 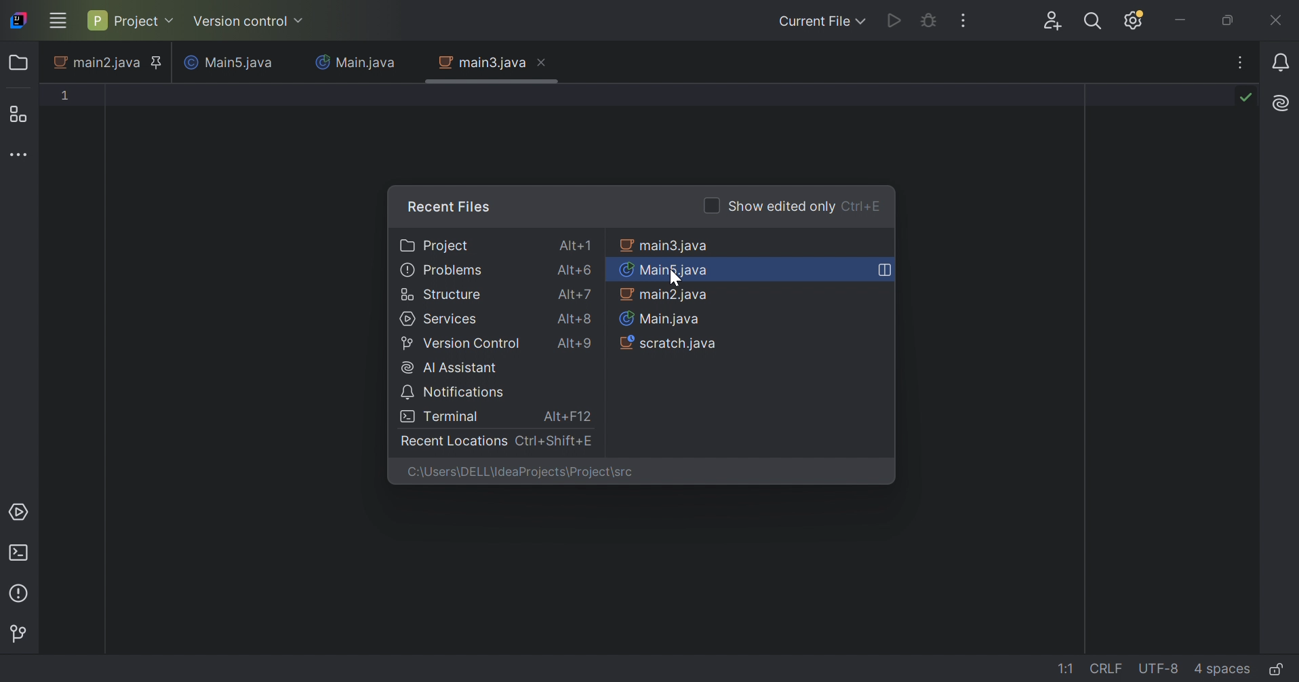 What do you see at coordinates (440, 295) in the screenshot?
I see `Structure` at bounding box center [440, 295].